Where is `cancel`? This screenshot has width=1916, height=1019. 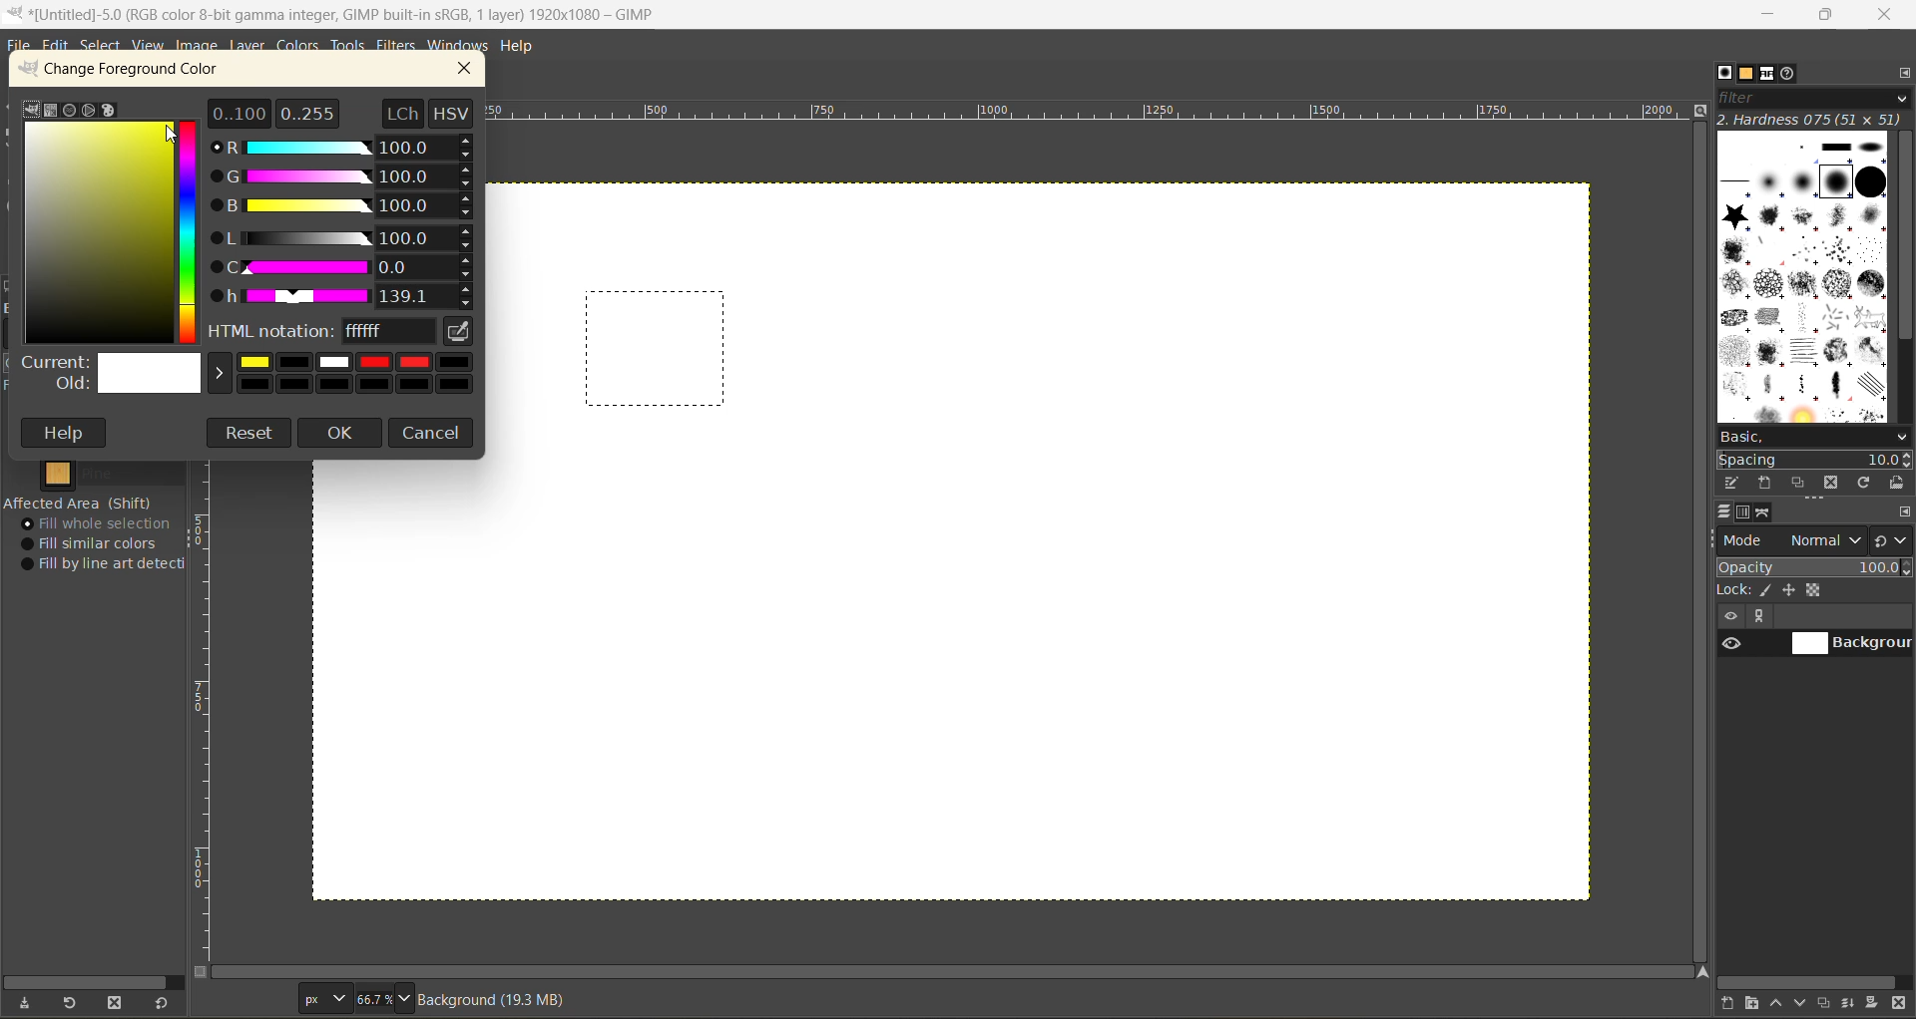
cancel is located at coordinates (435, 433).